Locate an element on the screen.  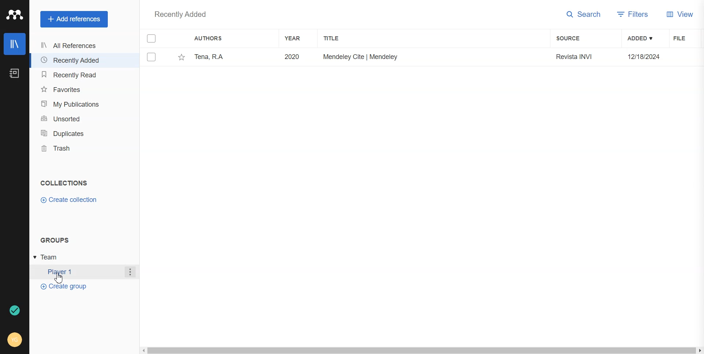
Source is located at coordinates (568, 38).